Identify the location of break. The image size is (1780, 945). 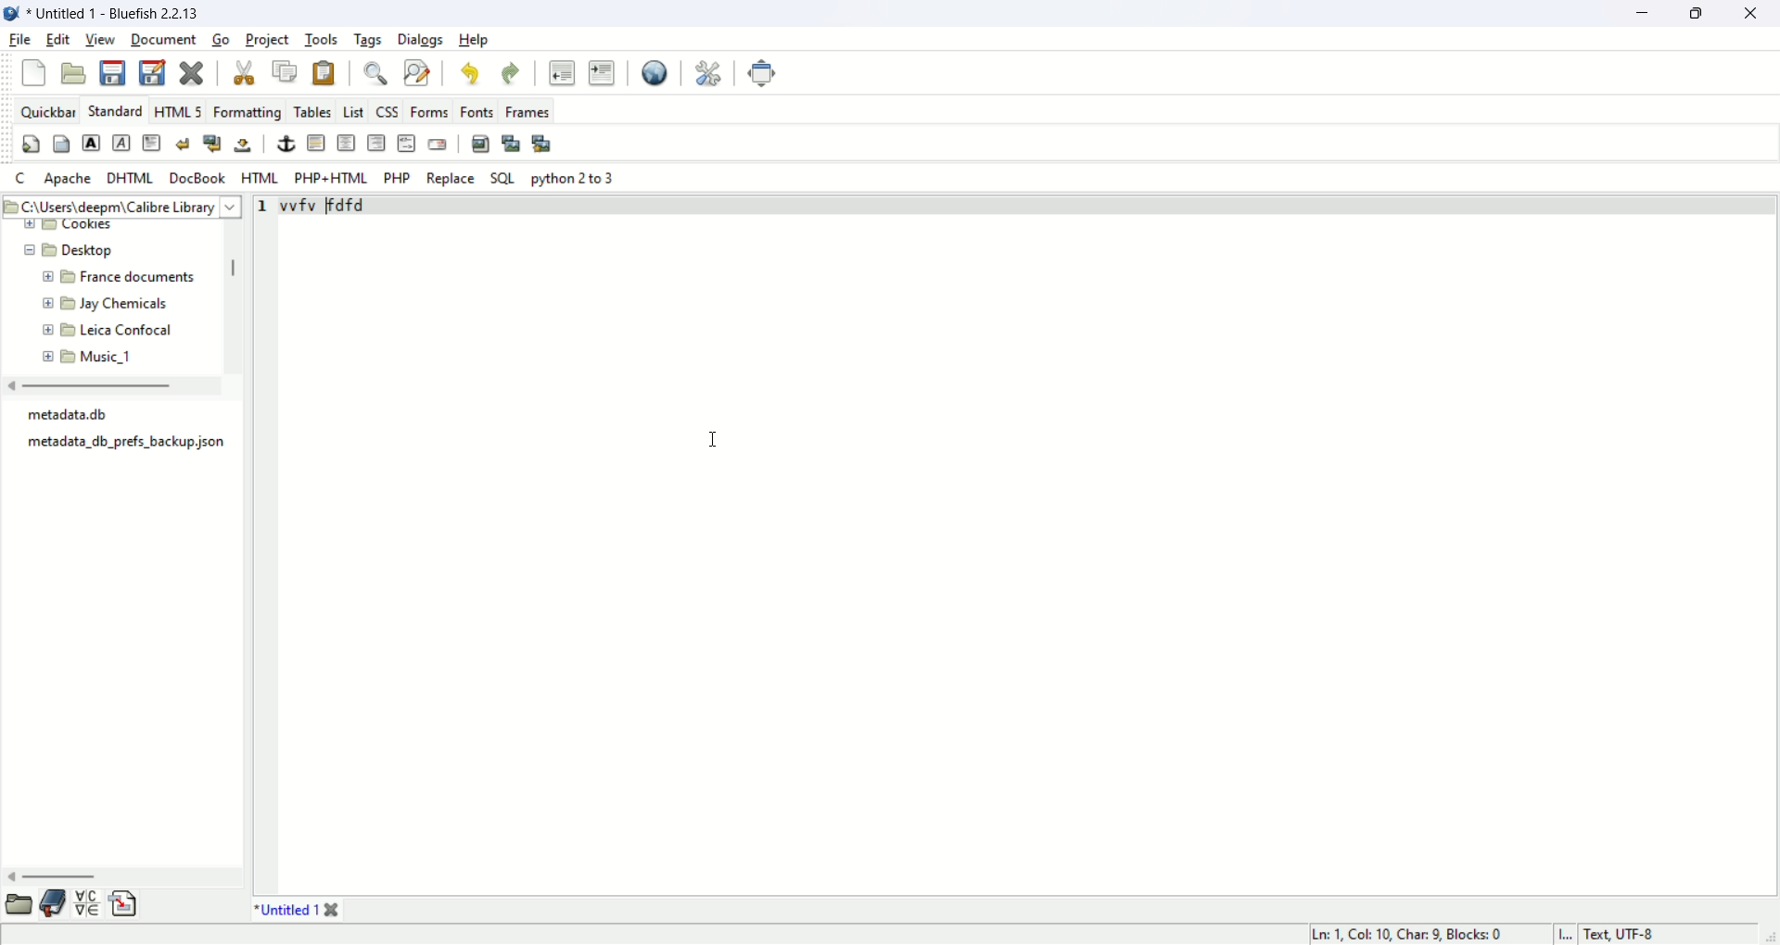
(182, 145).